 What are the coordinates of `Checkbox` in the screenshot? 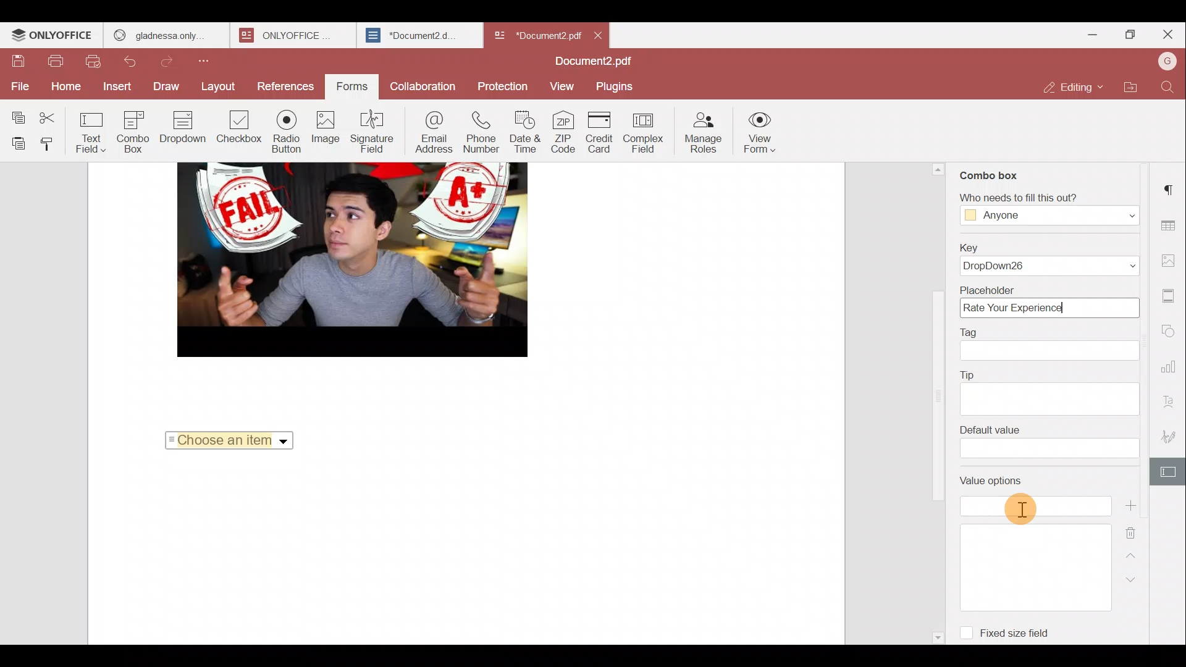 It's located at (237, 128).